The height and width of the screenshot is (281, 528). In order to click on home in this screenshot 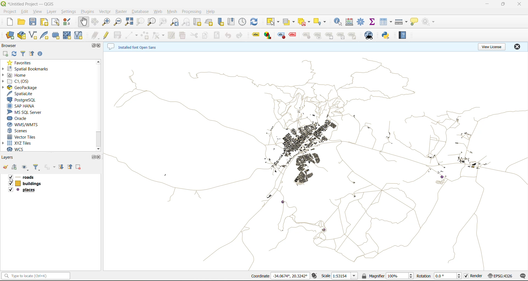, I will do `click(22, 75)`.